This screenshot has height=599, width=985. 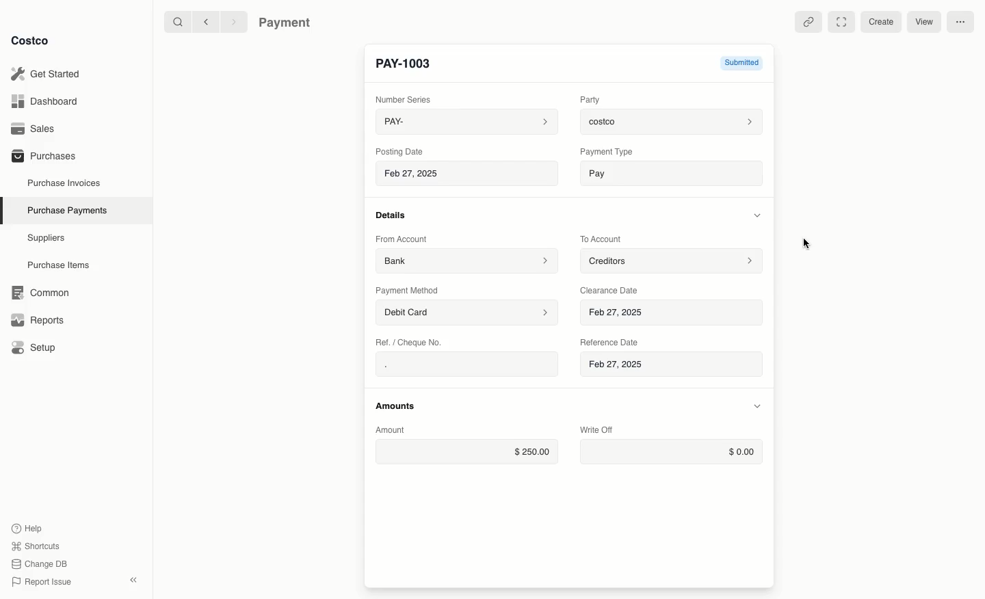 What do you see at coordinates (35, 545) in the screenshot?
I see `Shortcuts` at bounding box center [35, 545].